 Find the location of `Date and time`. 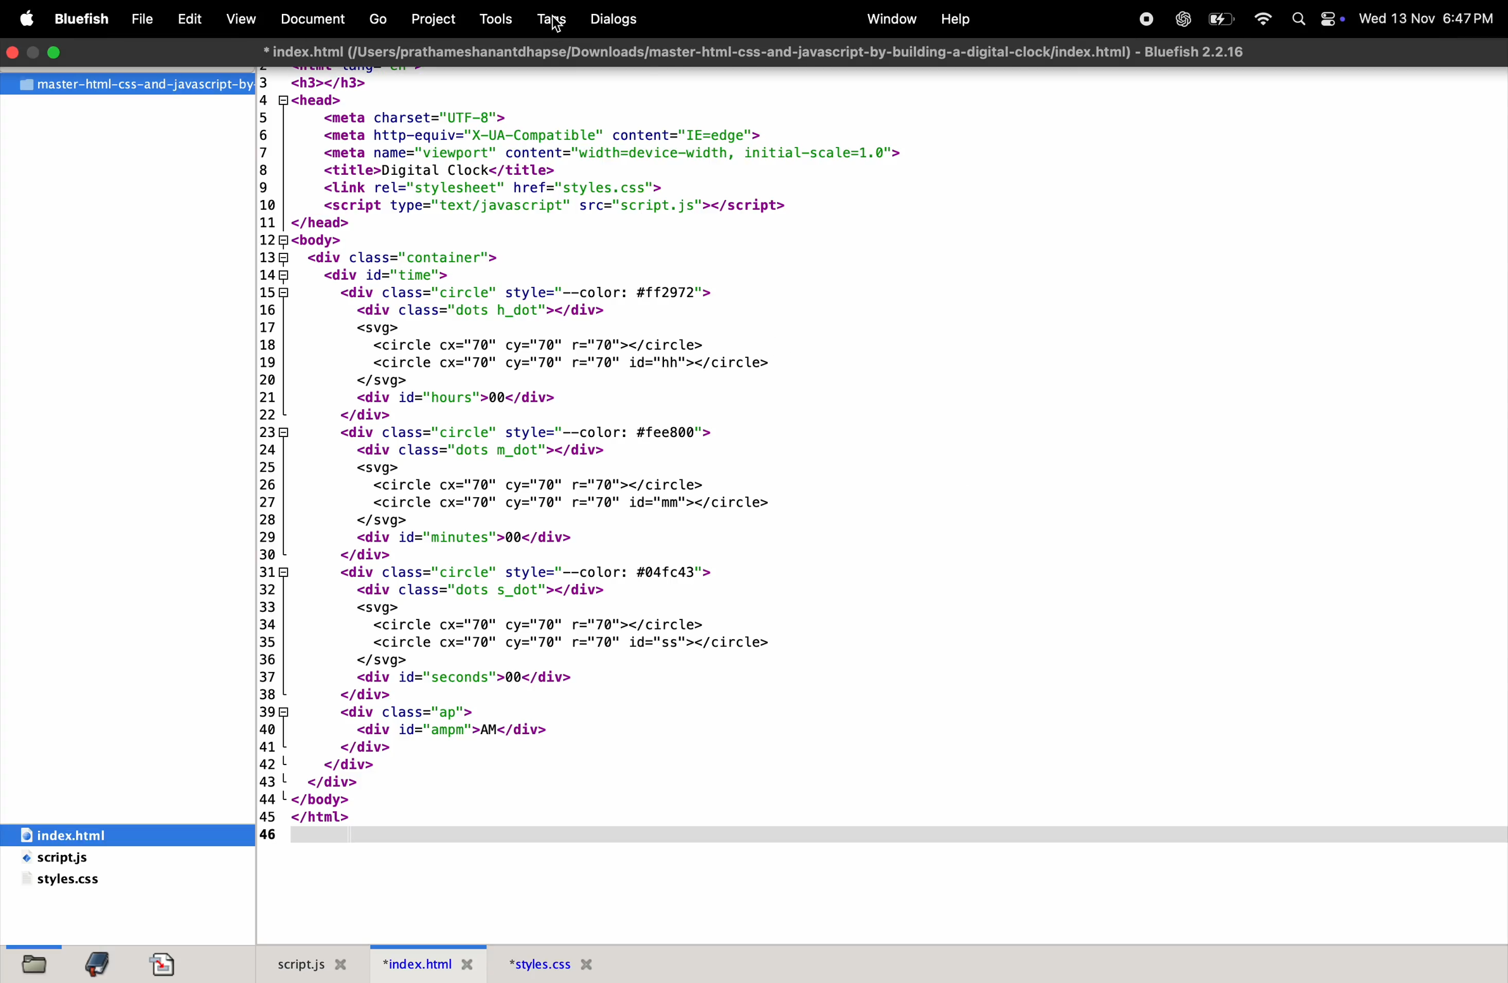

Date and time is located at coordinates (1431, 17).